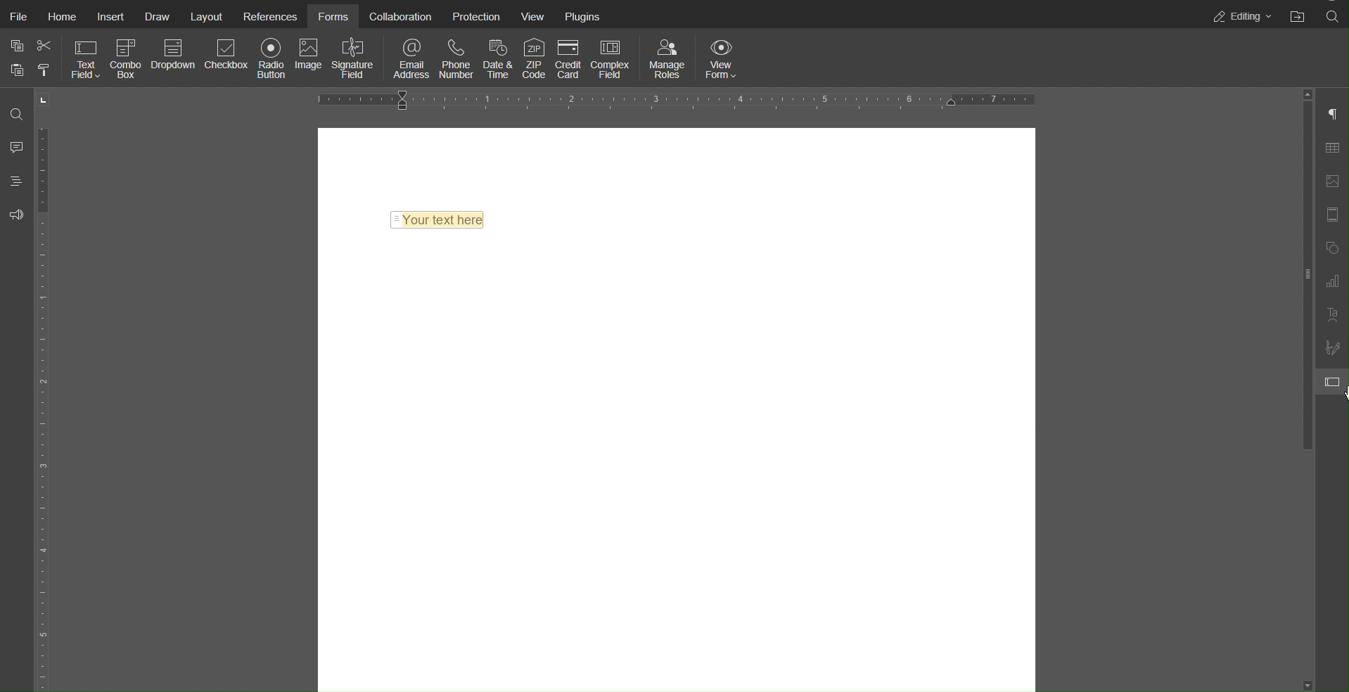  Describe the element at coordinates (308, 60) in the screenshot. I see `Image` at that location.